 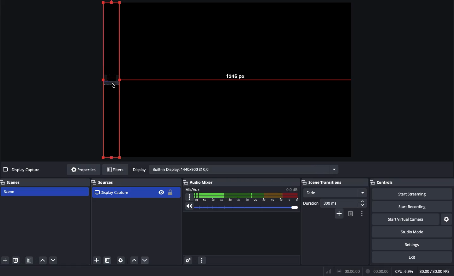 What do you see at coordinates (413, 206) in the screenshot?
I see `Start recording` at bounding box center [413, 206].